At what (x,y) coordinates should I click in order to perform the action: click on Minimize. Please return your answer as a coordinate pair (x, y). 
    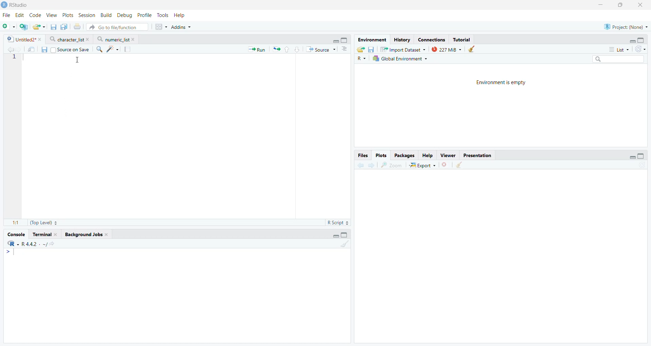
    Looking at the image, I should click on (601, 4).